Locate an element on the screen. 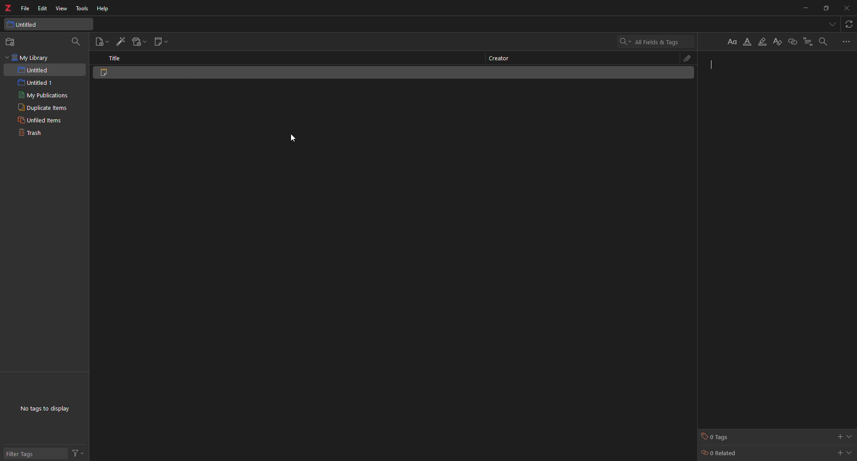 This screenshot has width=857, height=461. sync is located at coordinates (849, 24).